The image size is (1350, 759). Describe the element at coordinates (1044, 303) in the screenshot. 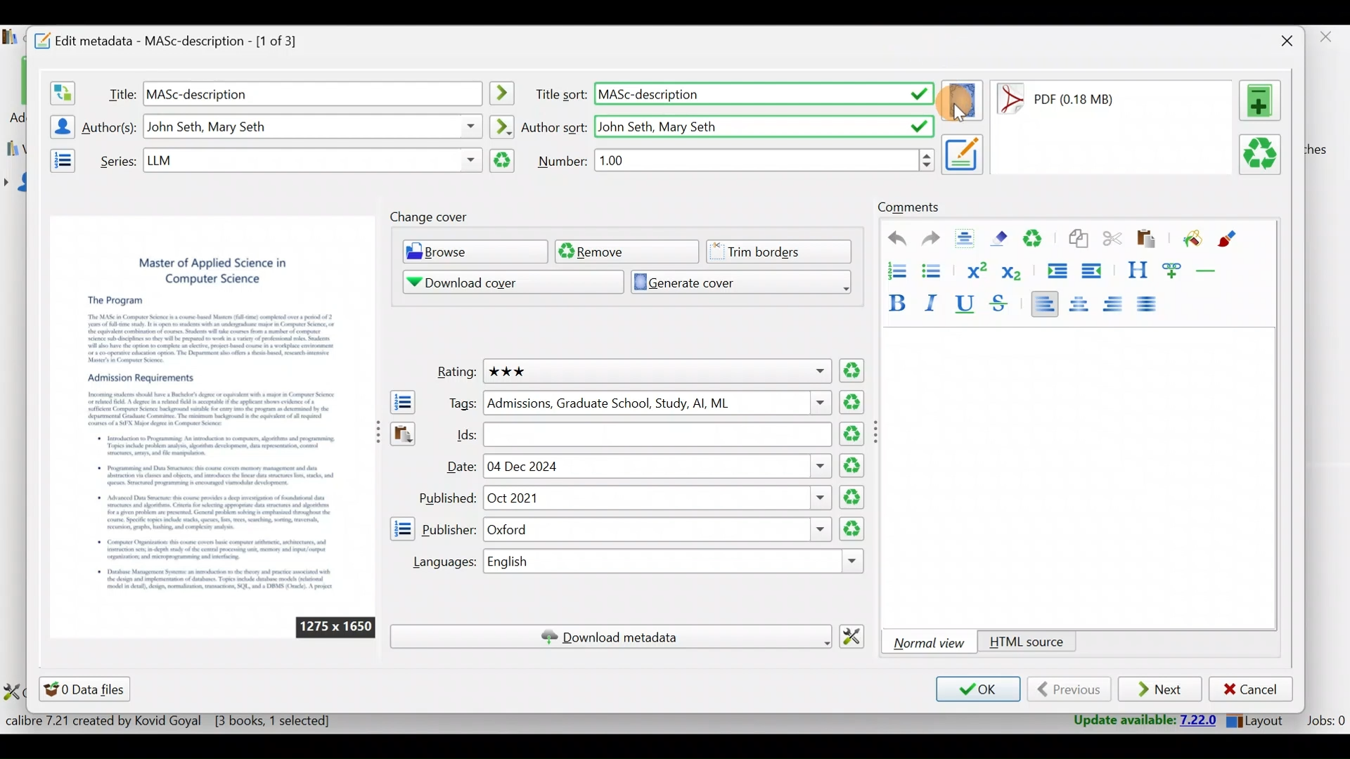

I see `Align left` at that location.